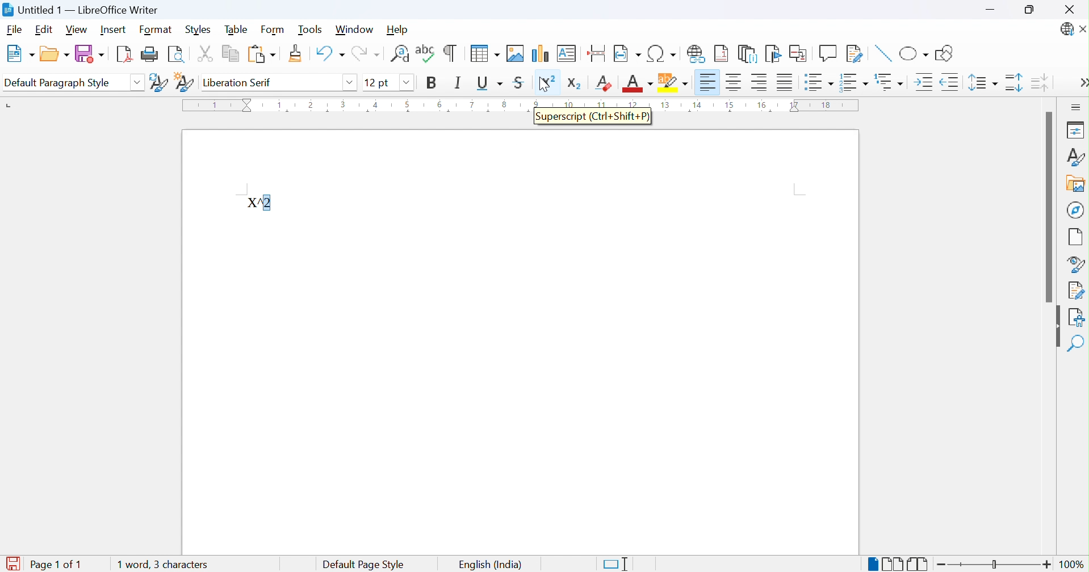  What do you see at coordinates (1057, 327) in the screenshot?
I see `Hide` at bounding box center [1057, 327].